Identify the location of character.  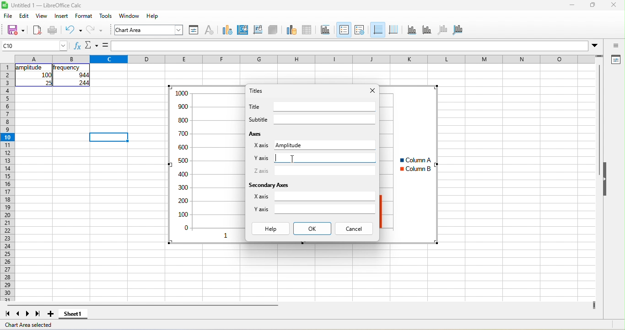
(210, 30).